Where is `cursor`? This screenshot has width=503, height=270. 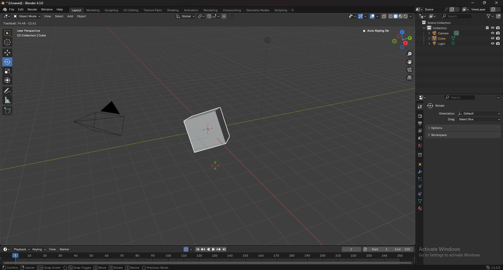
cursor is located at coordinates (7, 42).